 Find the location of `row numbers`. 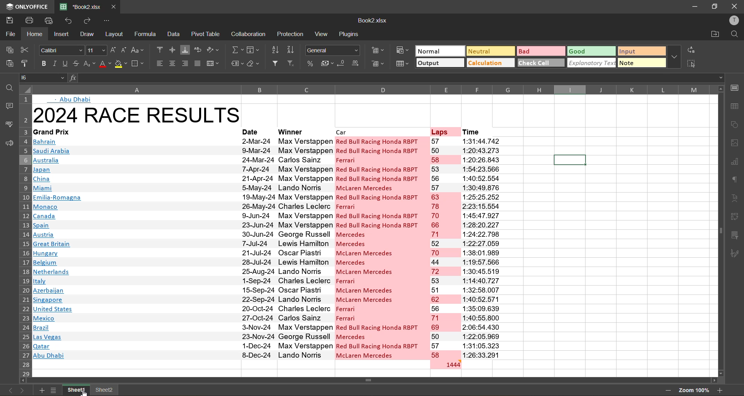

row numbers is located at coordinates (24, 235).